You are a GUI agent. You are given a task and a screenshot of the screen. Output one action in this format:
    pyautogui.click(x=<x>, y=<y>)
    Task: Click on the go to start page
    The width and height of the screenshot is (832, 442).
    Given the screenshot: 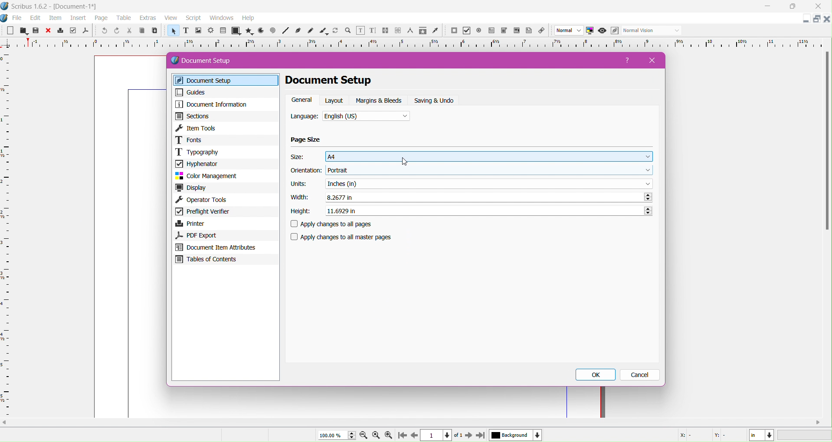 What is the action you would take?
    pyautogui.click(x=401, y=436)
    